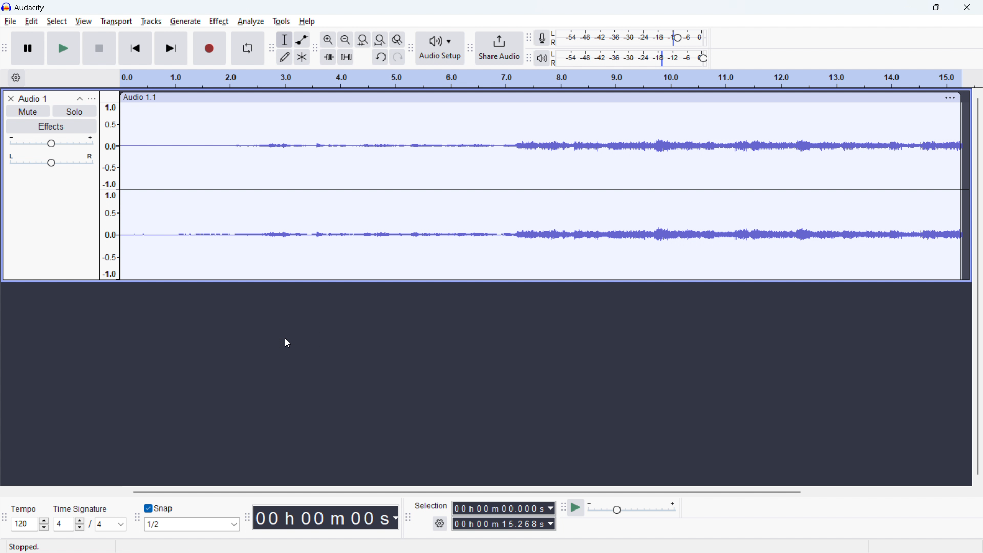 The width and height of the screenshot is (983, 553). Describe the element at coordinates (135, 48) in the screenshot. I see `skip to start` at that location.